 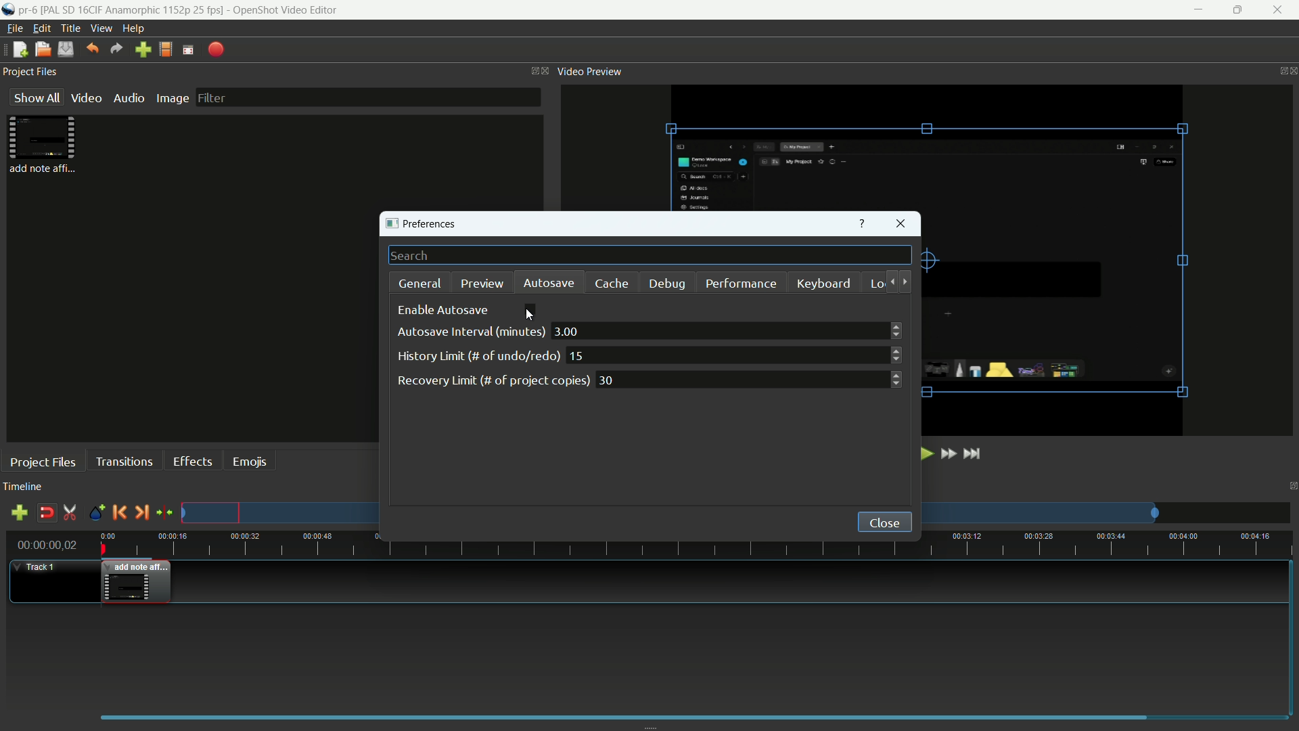 What do you see at coordinates (117, 49) in the screenshot?
I see `redo` at bounding box center [117, 49].